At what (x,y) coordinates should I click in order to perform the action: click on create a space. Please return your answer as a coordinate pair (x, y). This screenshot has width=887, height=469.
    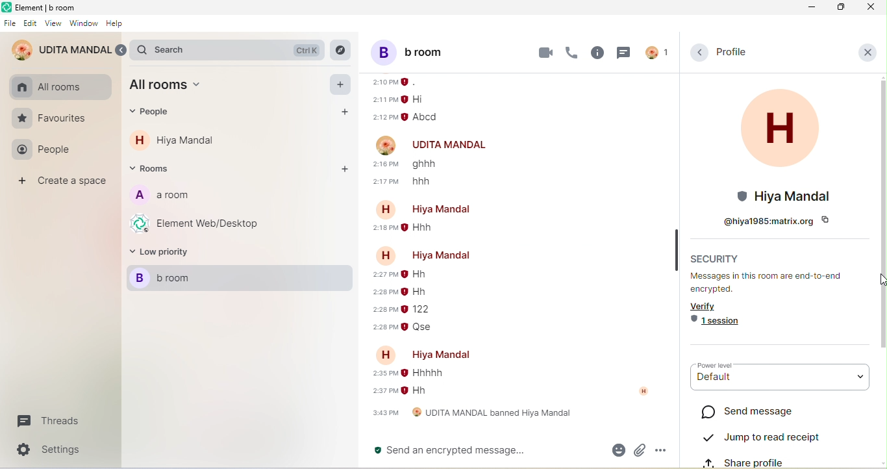
    Looking at the image, I should click on (65, 183).